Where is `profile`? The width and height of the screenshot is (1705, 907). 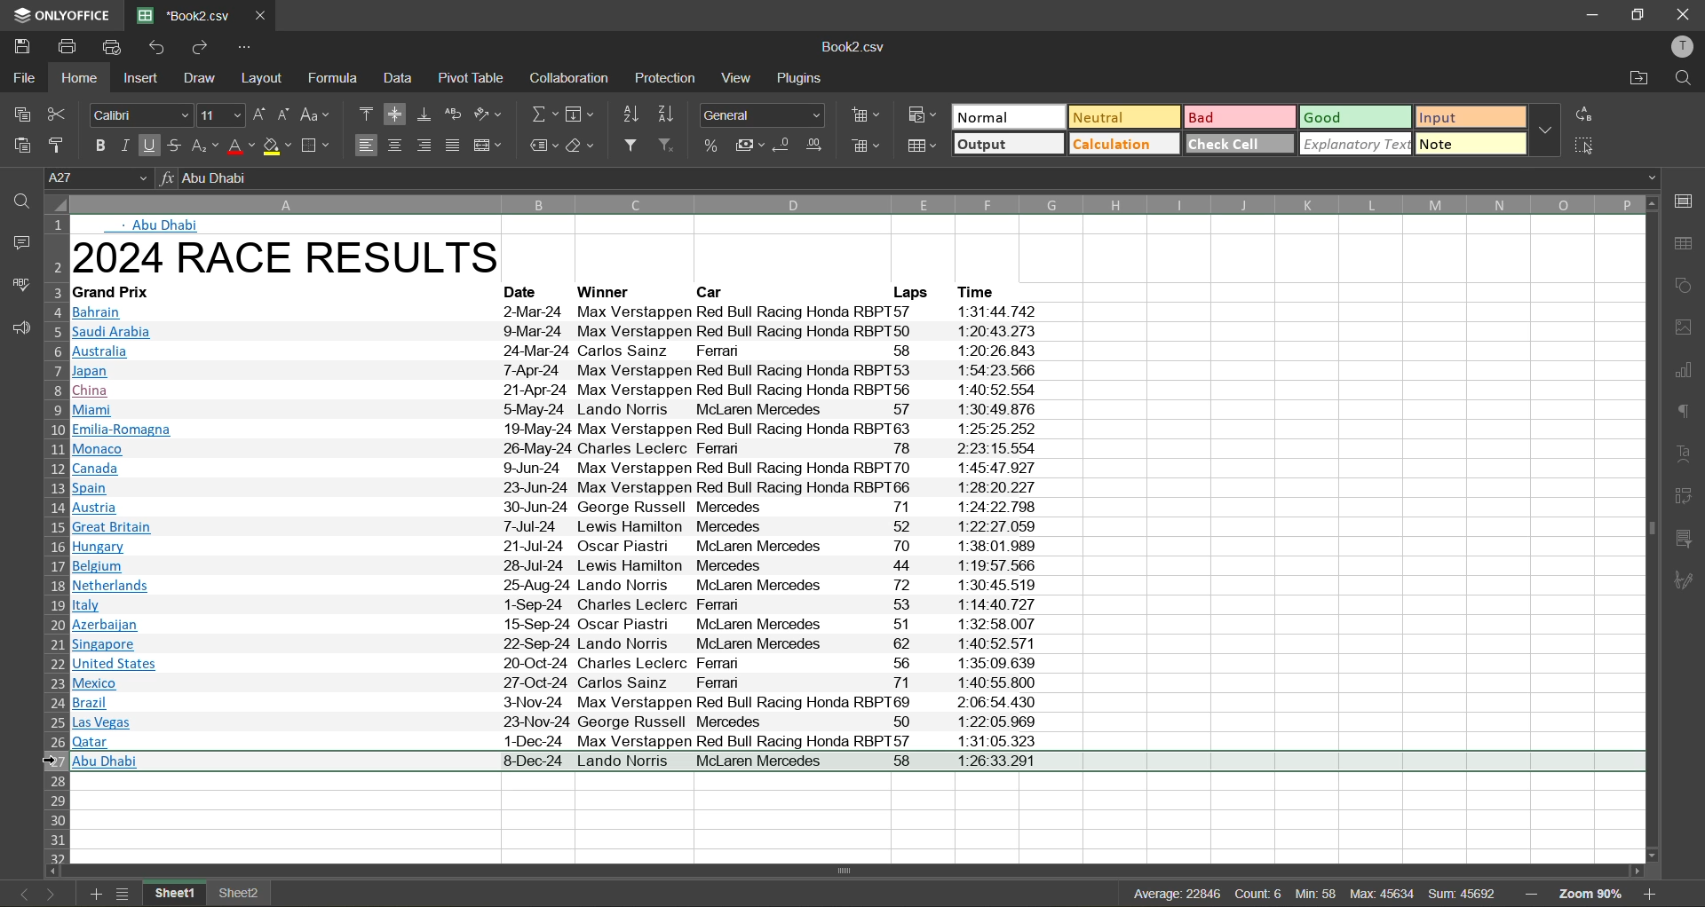
profile is located at coordinates (1684, 48).